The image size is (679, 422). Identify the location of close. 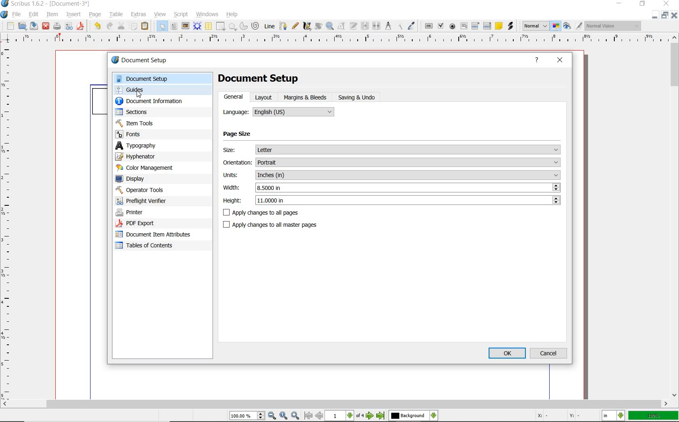
(675, 15).